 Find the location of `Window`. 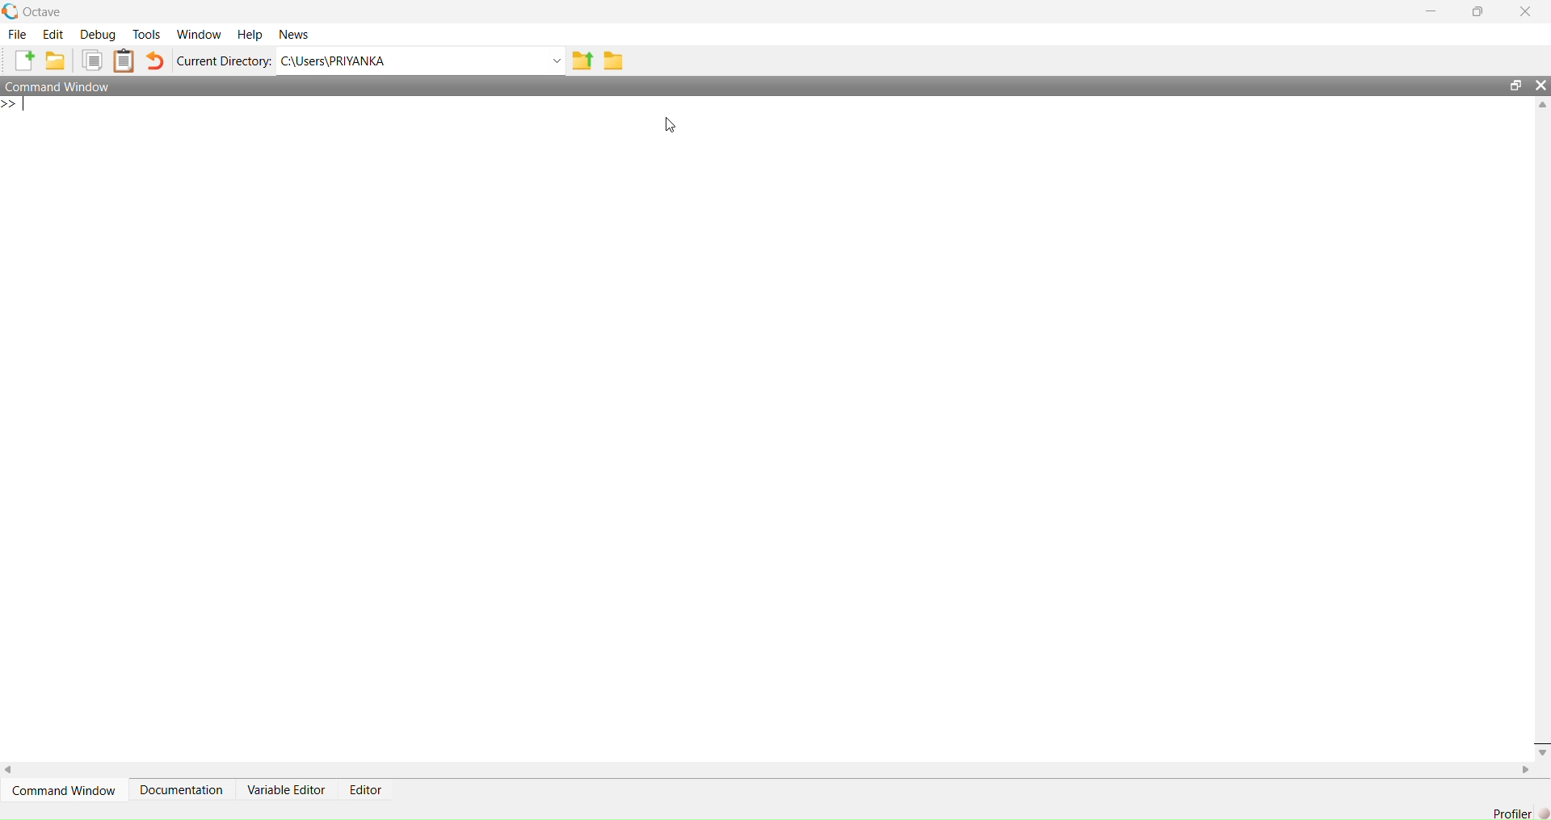

Window is located at coordinates (200, 35).